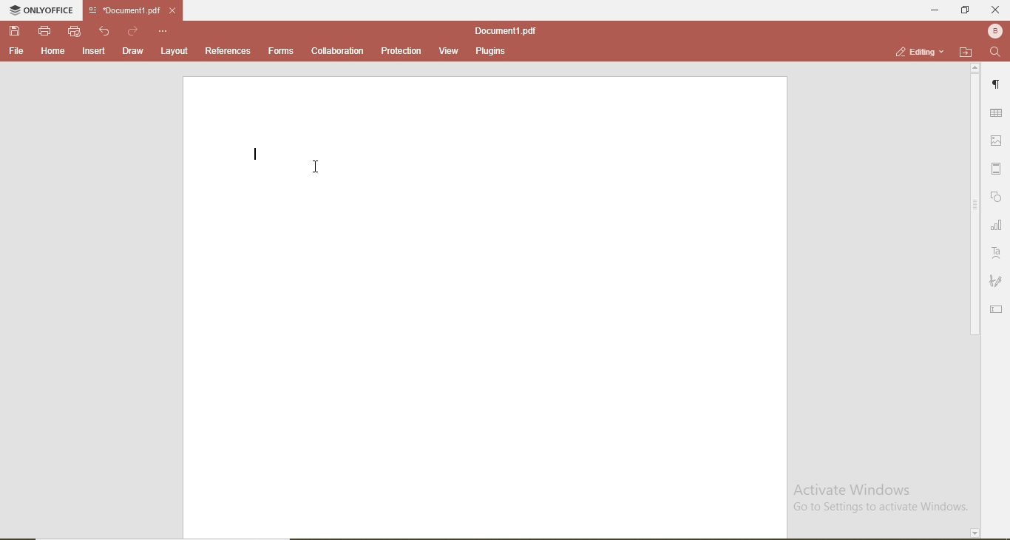 The height and width of the screenshot is (540, 1010). I want to click on paragraph, so click(998, 81).